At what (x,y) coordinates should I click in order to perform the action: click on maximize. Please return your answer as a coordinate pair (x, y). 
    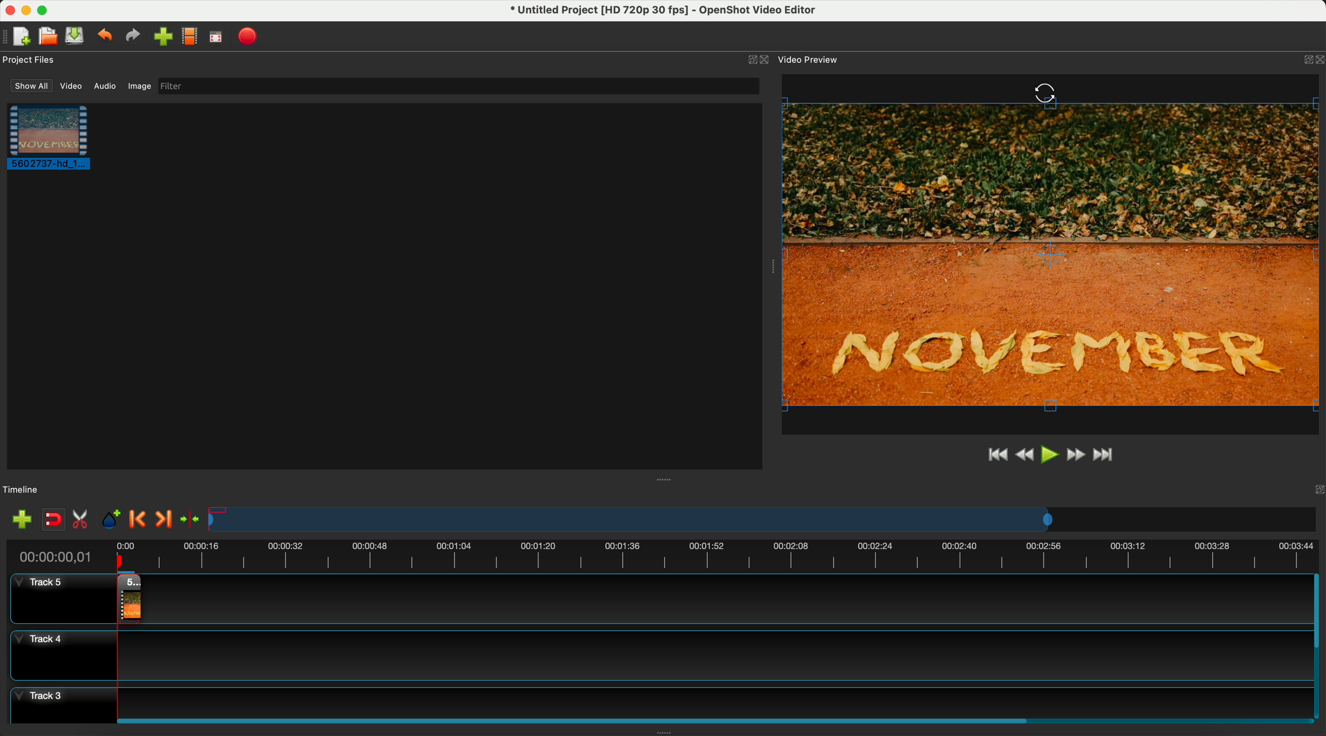
    Looking at the image, I should click on (45, 10).